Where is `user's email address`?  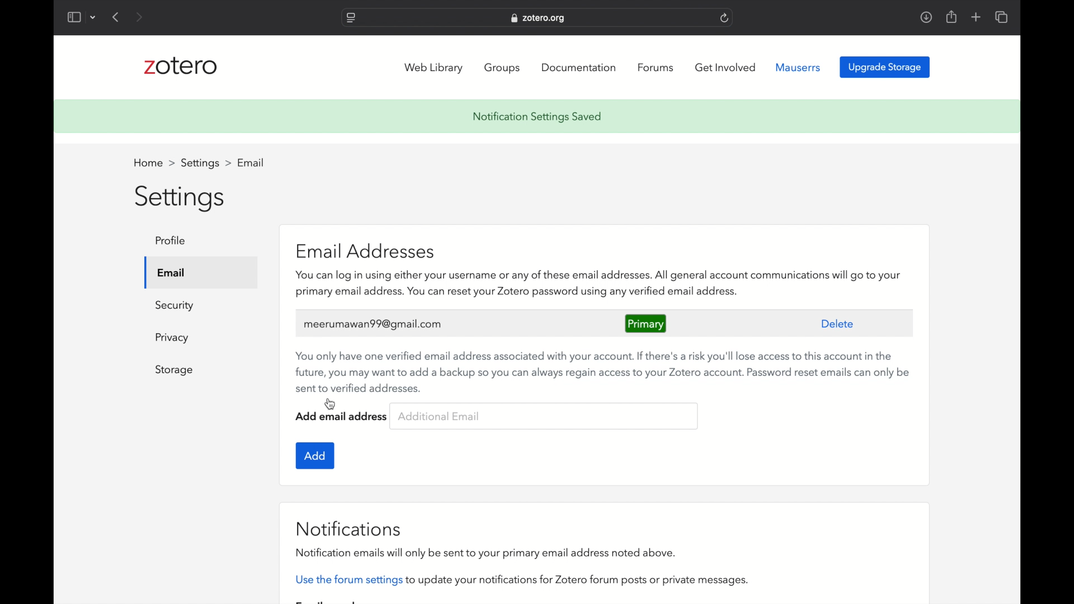 user's email address is located at coordinates (375, 323).